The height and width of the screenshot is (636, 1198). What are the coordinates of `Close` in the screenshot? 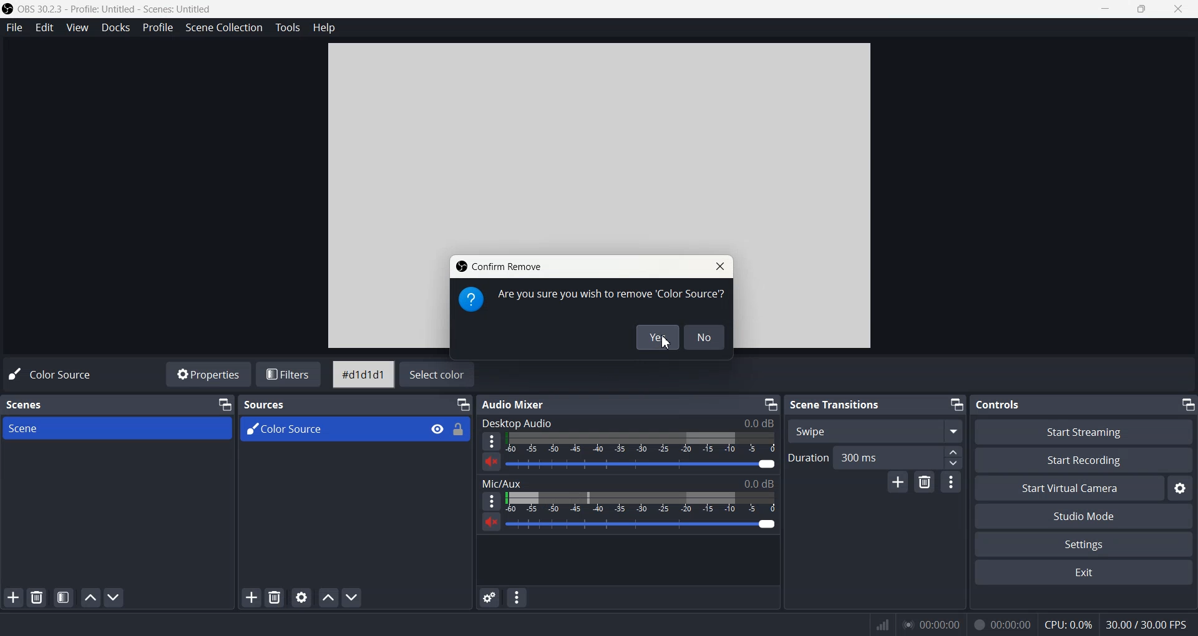 It's located at (1179, 9).